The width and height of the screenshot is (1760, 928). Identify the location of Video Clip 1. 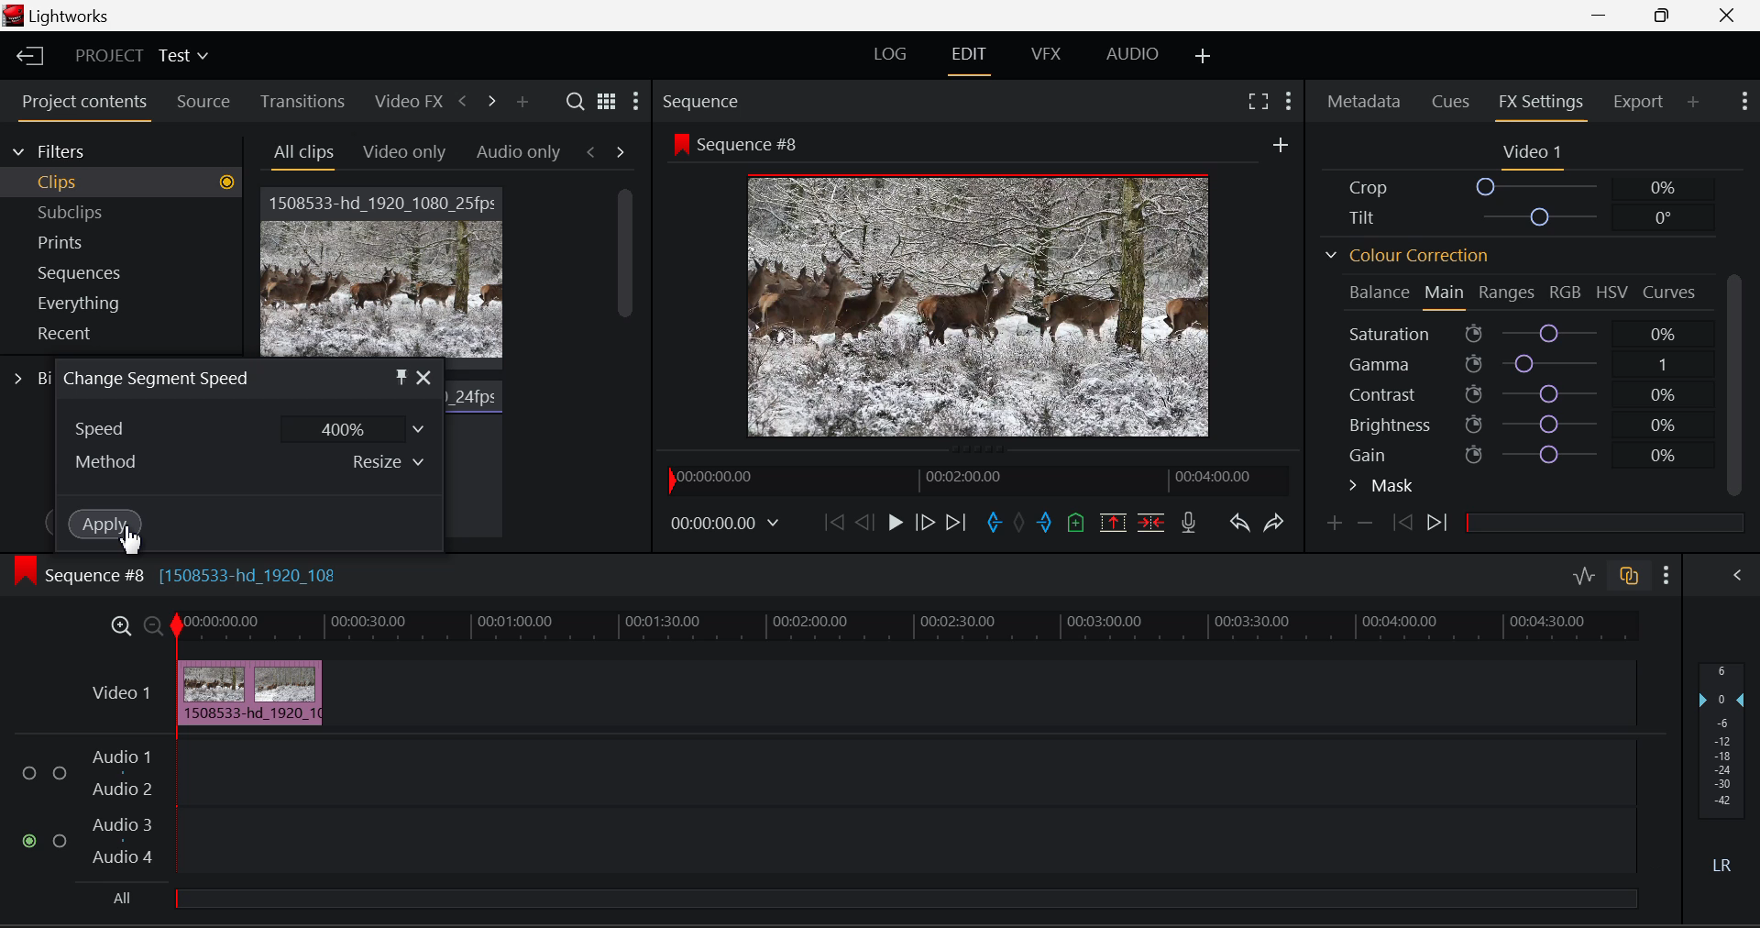
(383, 274).